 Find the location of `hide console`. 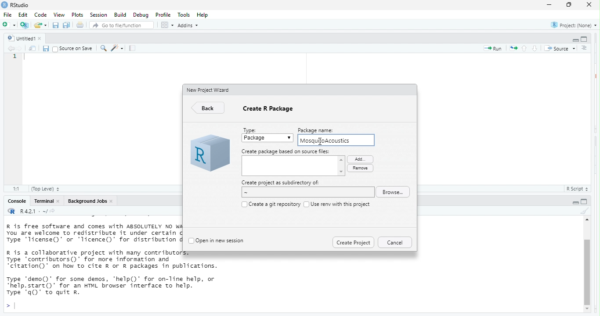

hide console is located at coordinates (585, 39).